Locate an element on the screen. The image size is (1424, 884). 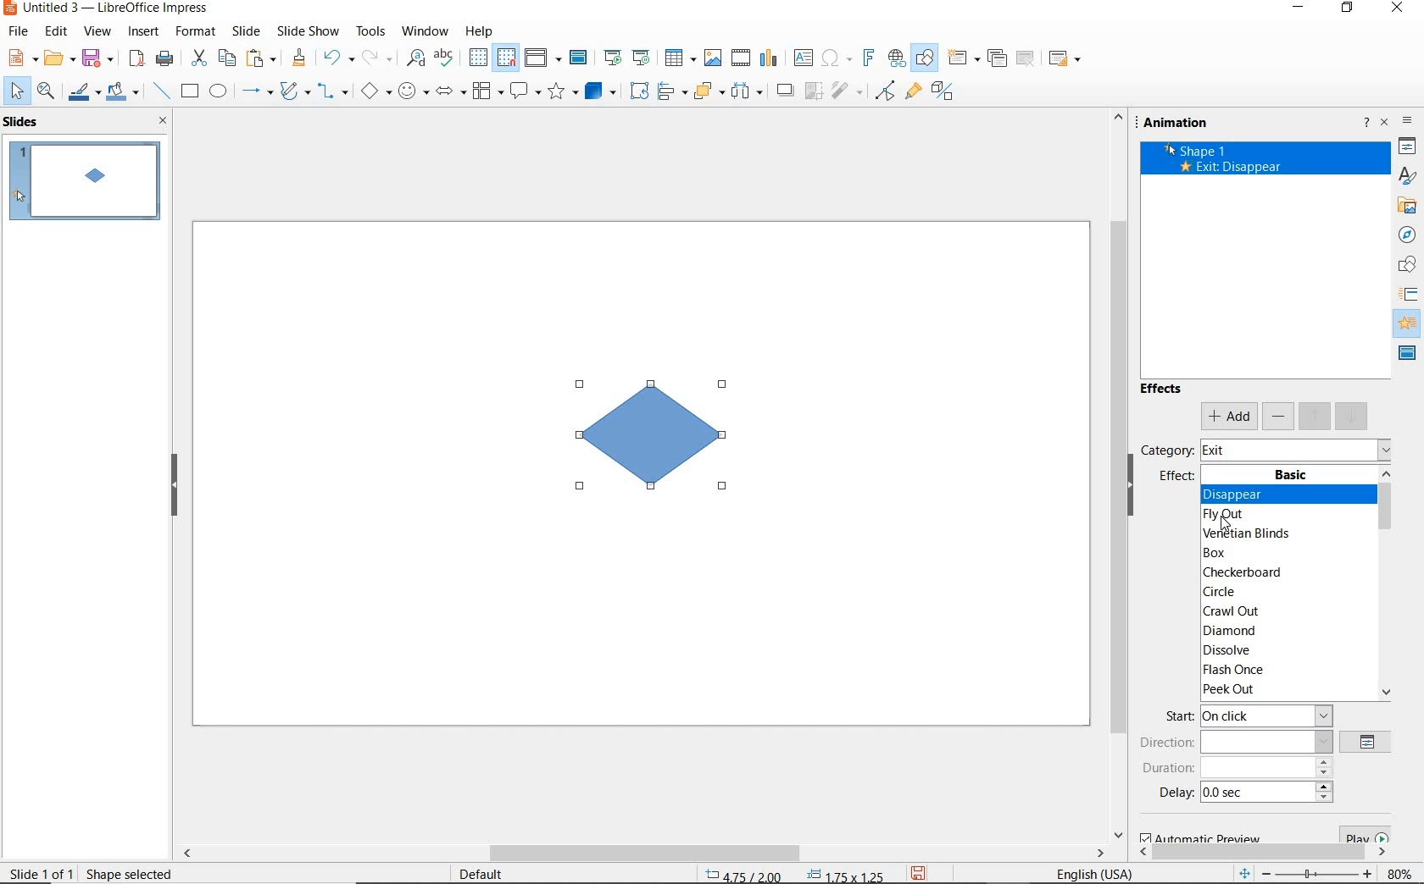
close is located at coordinates (164, 123).